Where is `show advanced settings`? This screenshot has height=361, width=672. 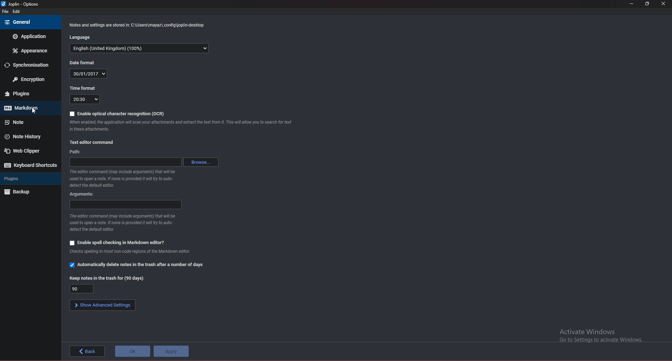 show advanced settings is located at coordinates (102, 305).